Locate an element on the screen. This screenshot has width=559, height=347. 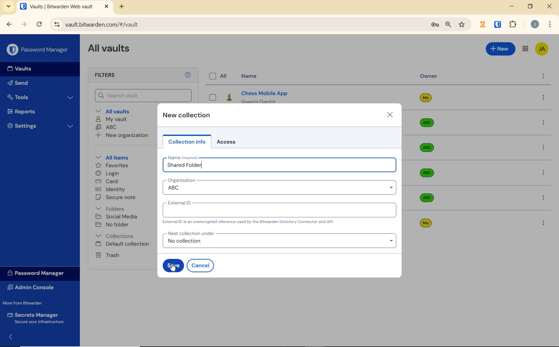
Bitwarden Account is located at coordinates (542, 50).